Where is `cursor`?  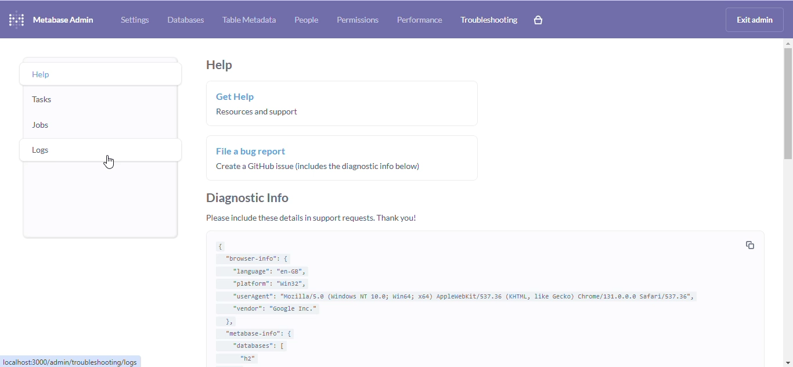
cursor is located at coordinates (109, 162).